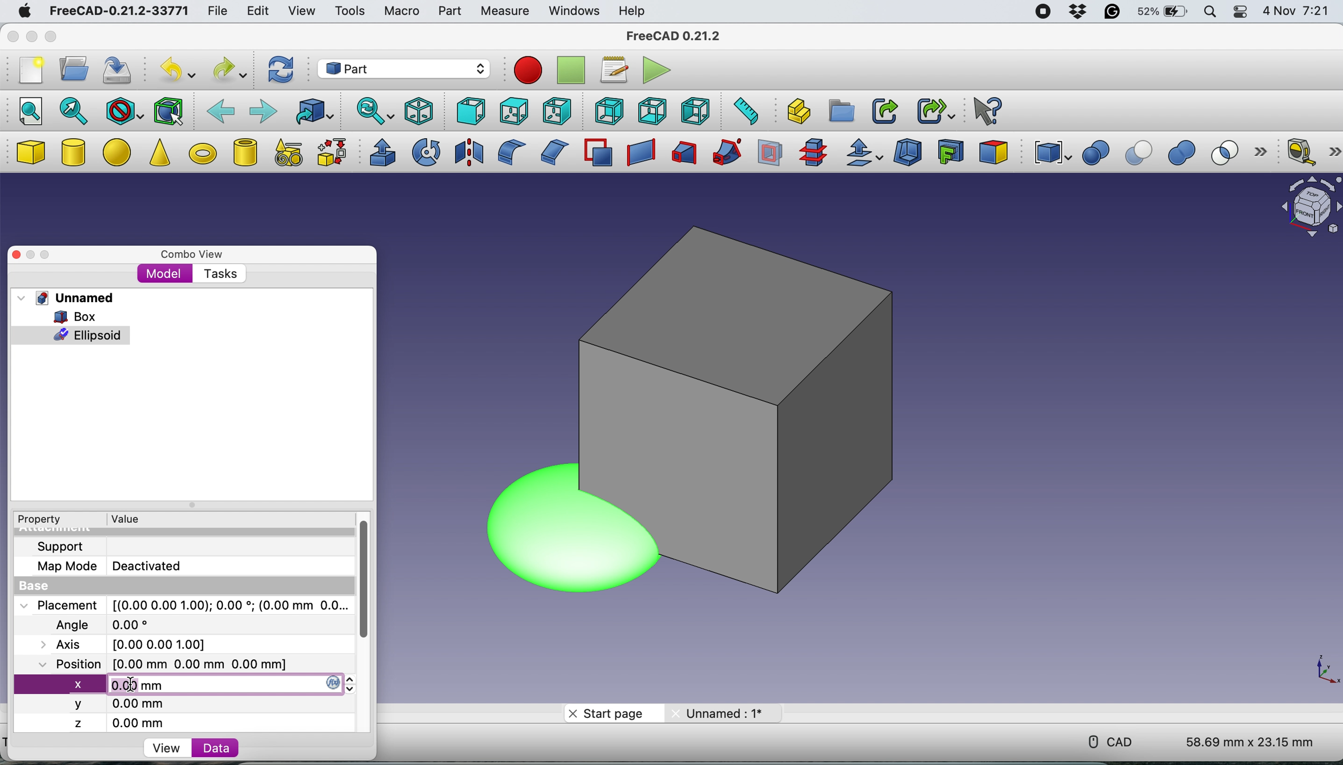 Image resolution: width=1343 pixels, height=765 pixels. Describe the element at coordinates (468, 111) in the screenshot. I see `front` at that location.